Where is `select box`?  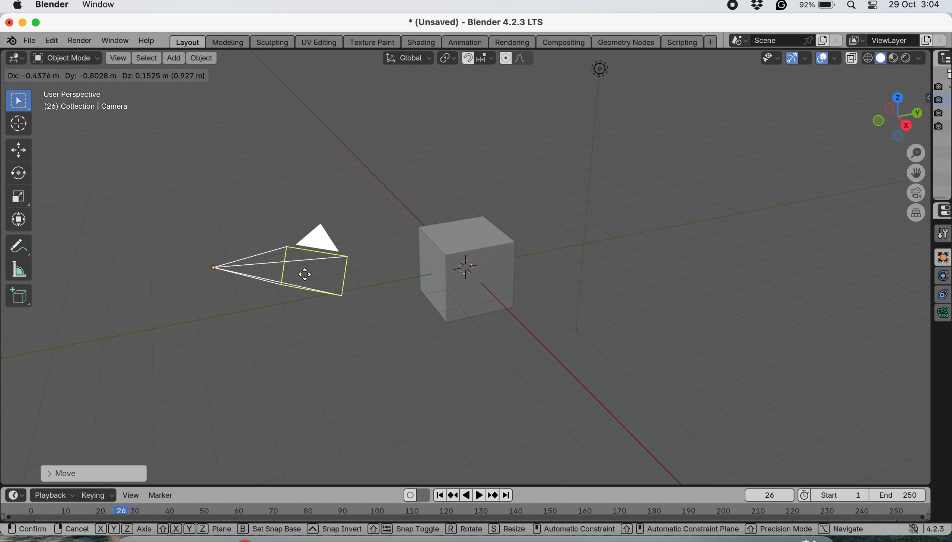 select box is located at coordinates (17, 101).